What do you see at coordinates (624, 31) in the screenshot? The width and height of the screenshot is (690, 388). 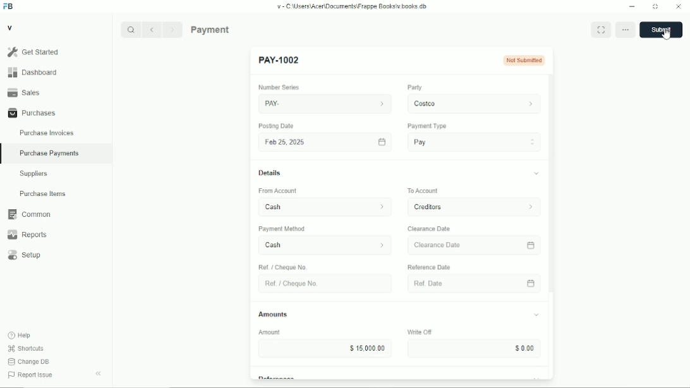 I see `option` at bounding box center [624, 31].